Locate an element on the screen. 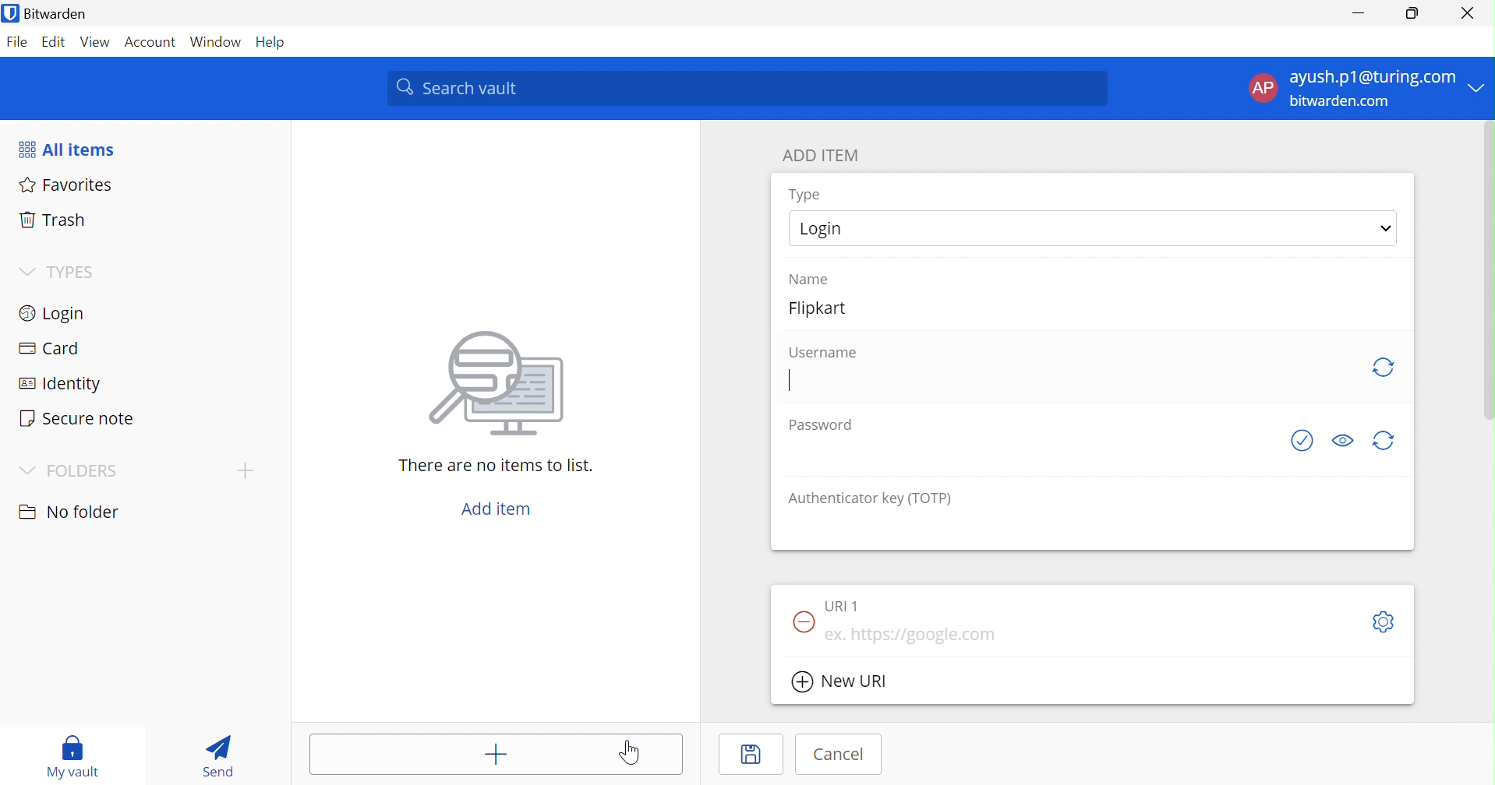 The width and height of the screenshot is (1495, 785). Cancel is located at coordinates (839, 753).